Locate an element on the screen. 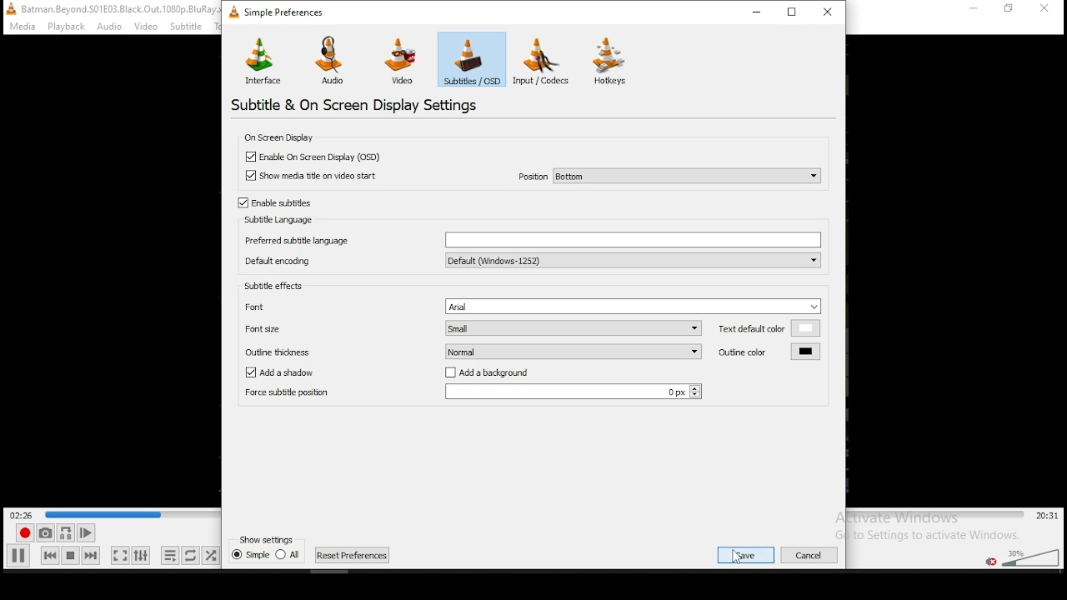  text default color is located at coordinates (769, 327).